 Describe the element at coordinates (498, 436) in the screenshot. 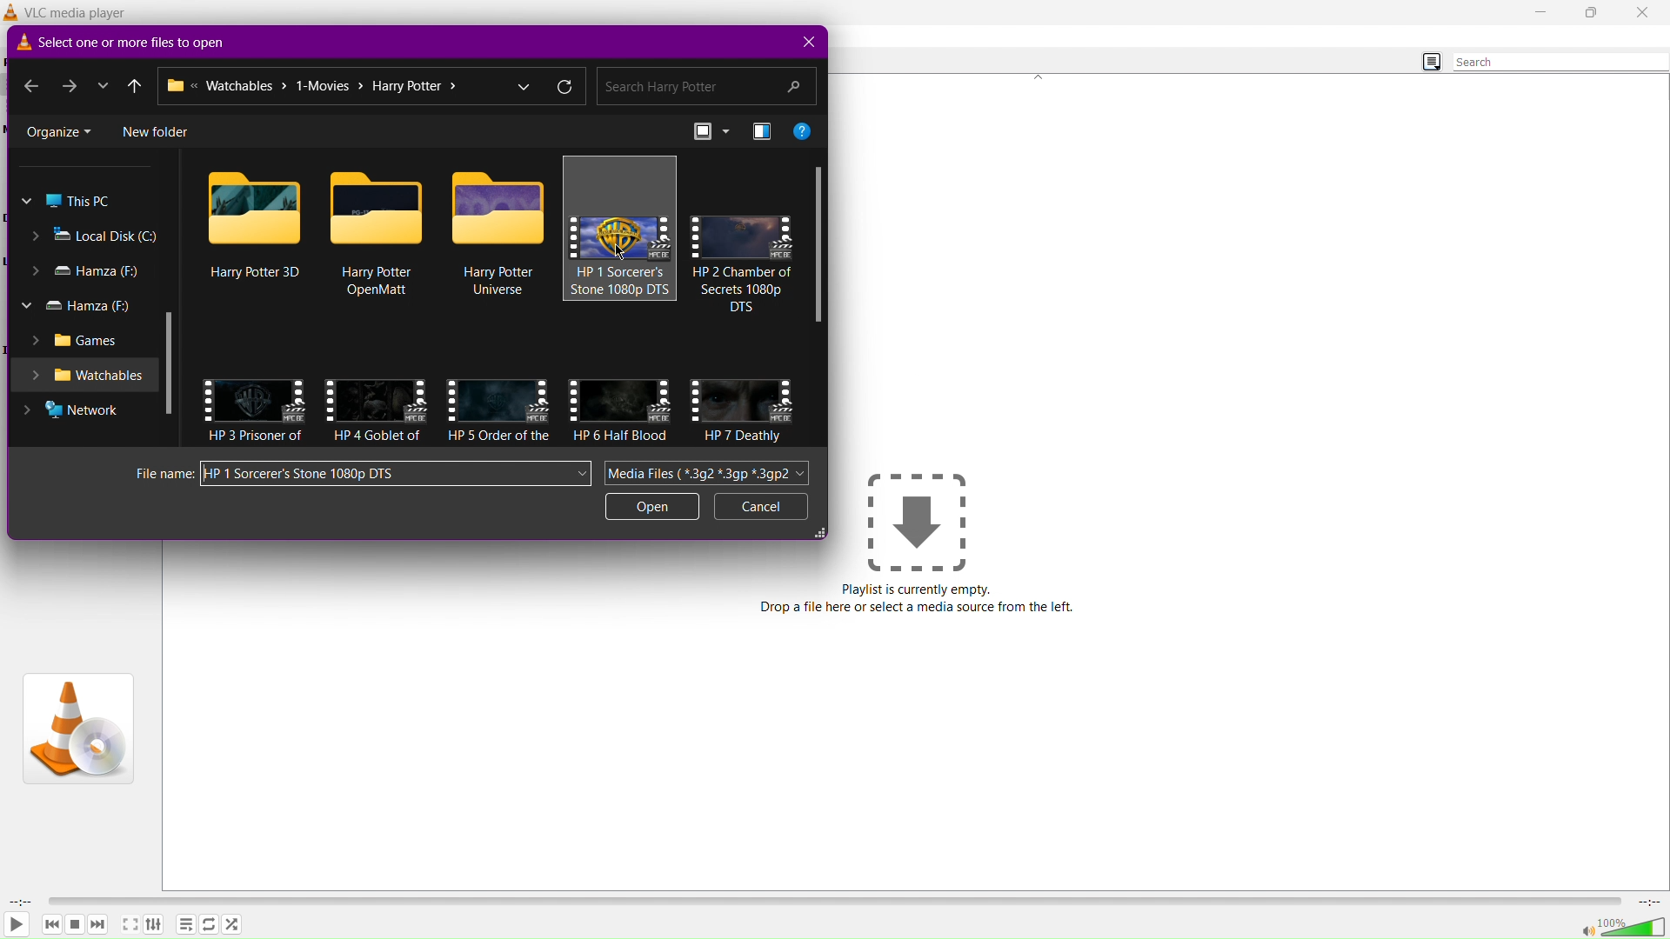

I see `harry potter ` at that location.